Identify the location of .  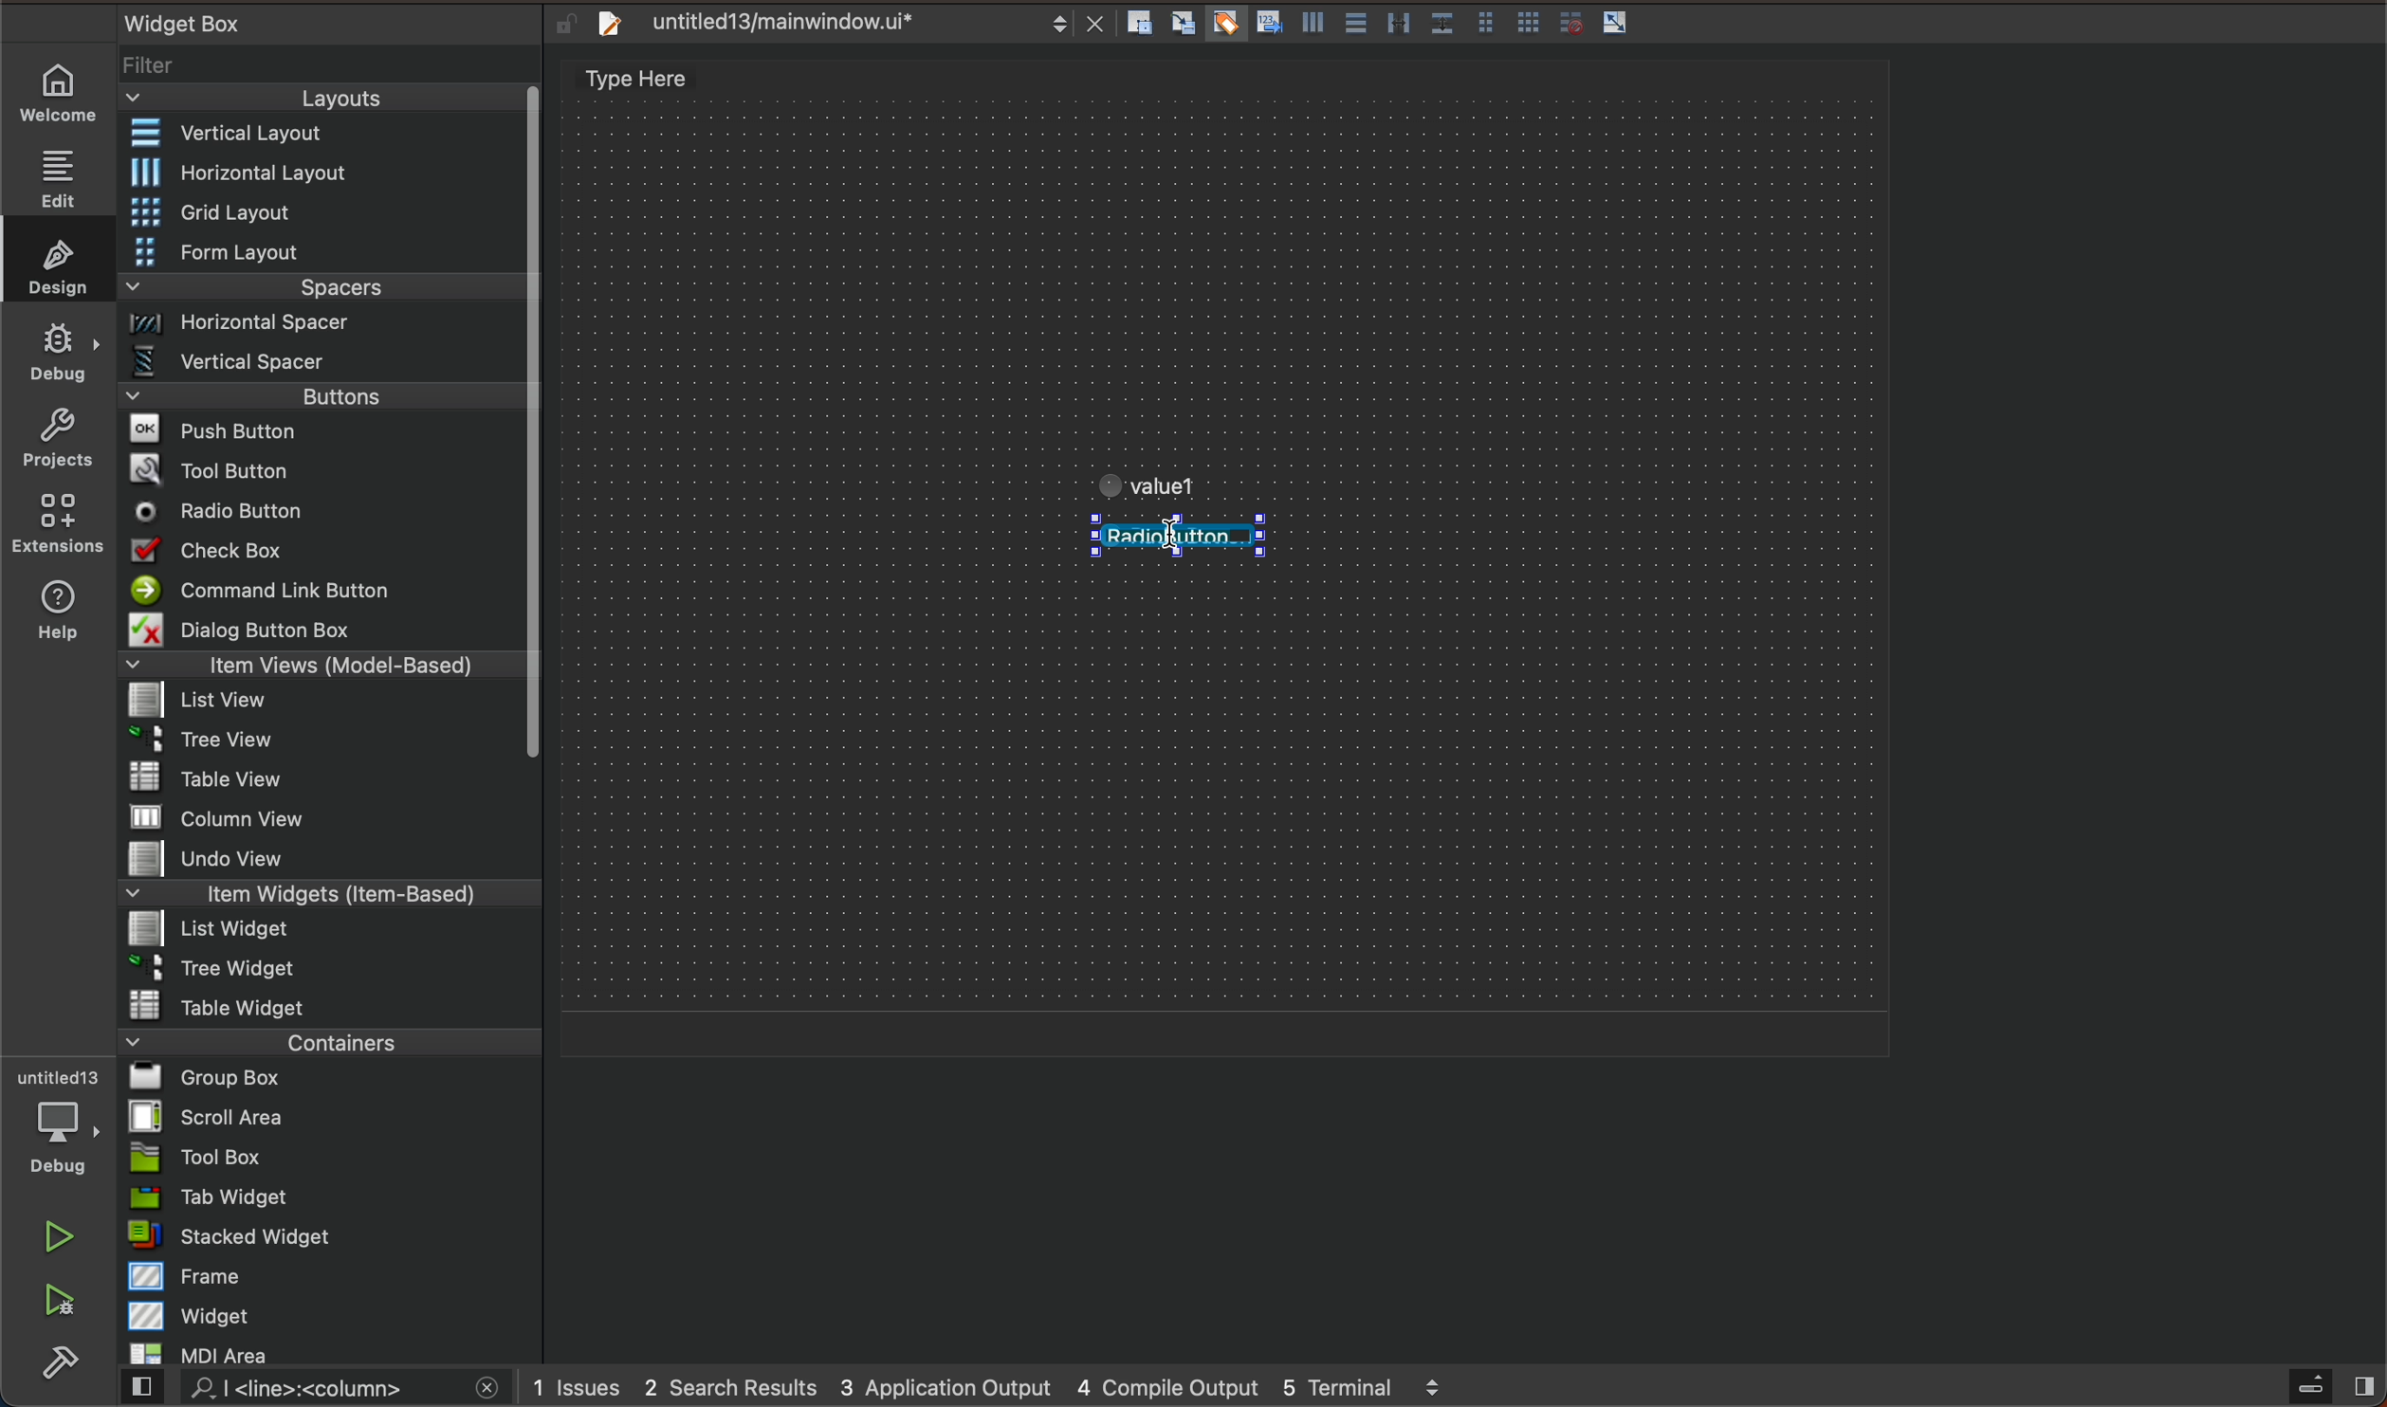
(1616, 24).